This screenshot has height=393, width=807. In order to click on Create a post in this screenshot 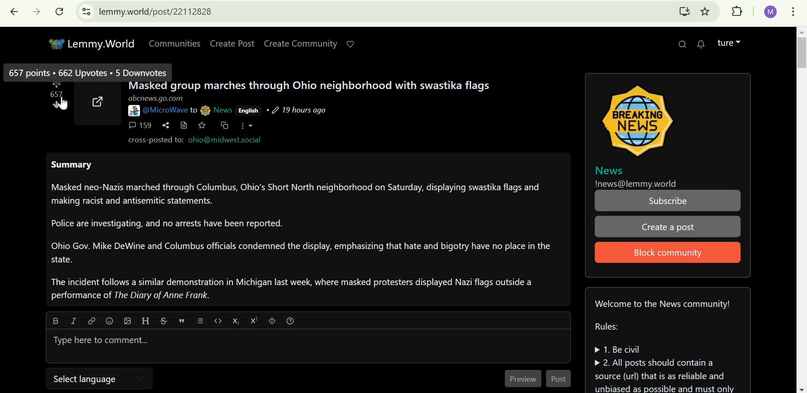, I will do `click(670, 228)`.